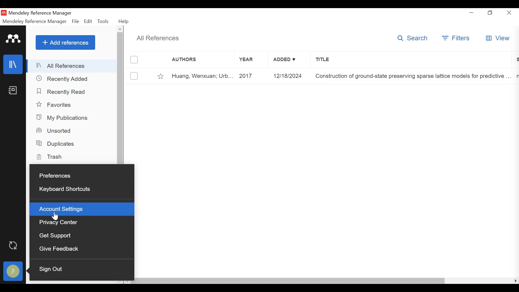  I want to click on Search , so click(412, 38).